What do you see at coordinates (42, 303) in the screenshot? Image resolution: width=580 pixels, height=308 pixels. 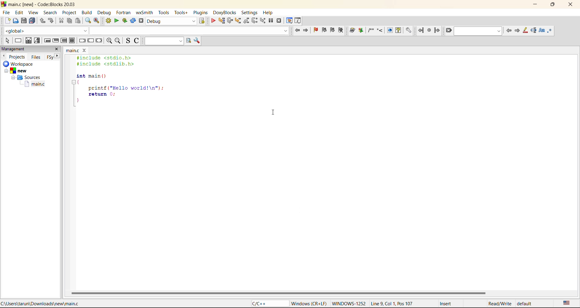 I see `C:\Users\tarun\Downloads\new\main.c` at bounding box center [42, 303].